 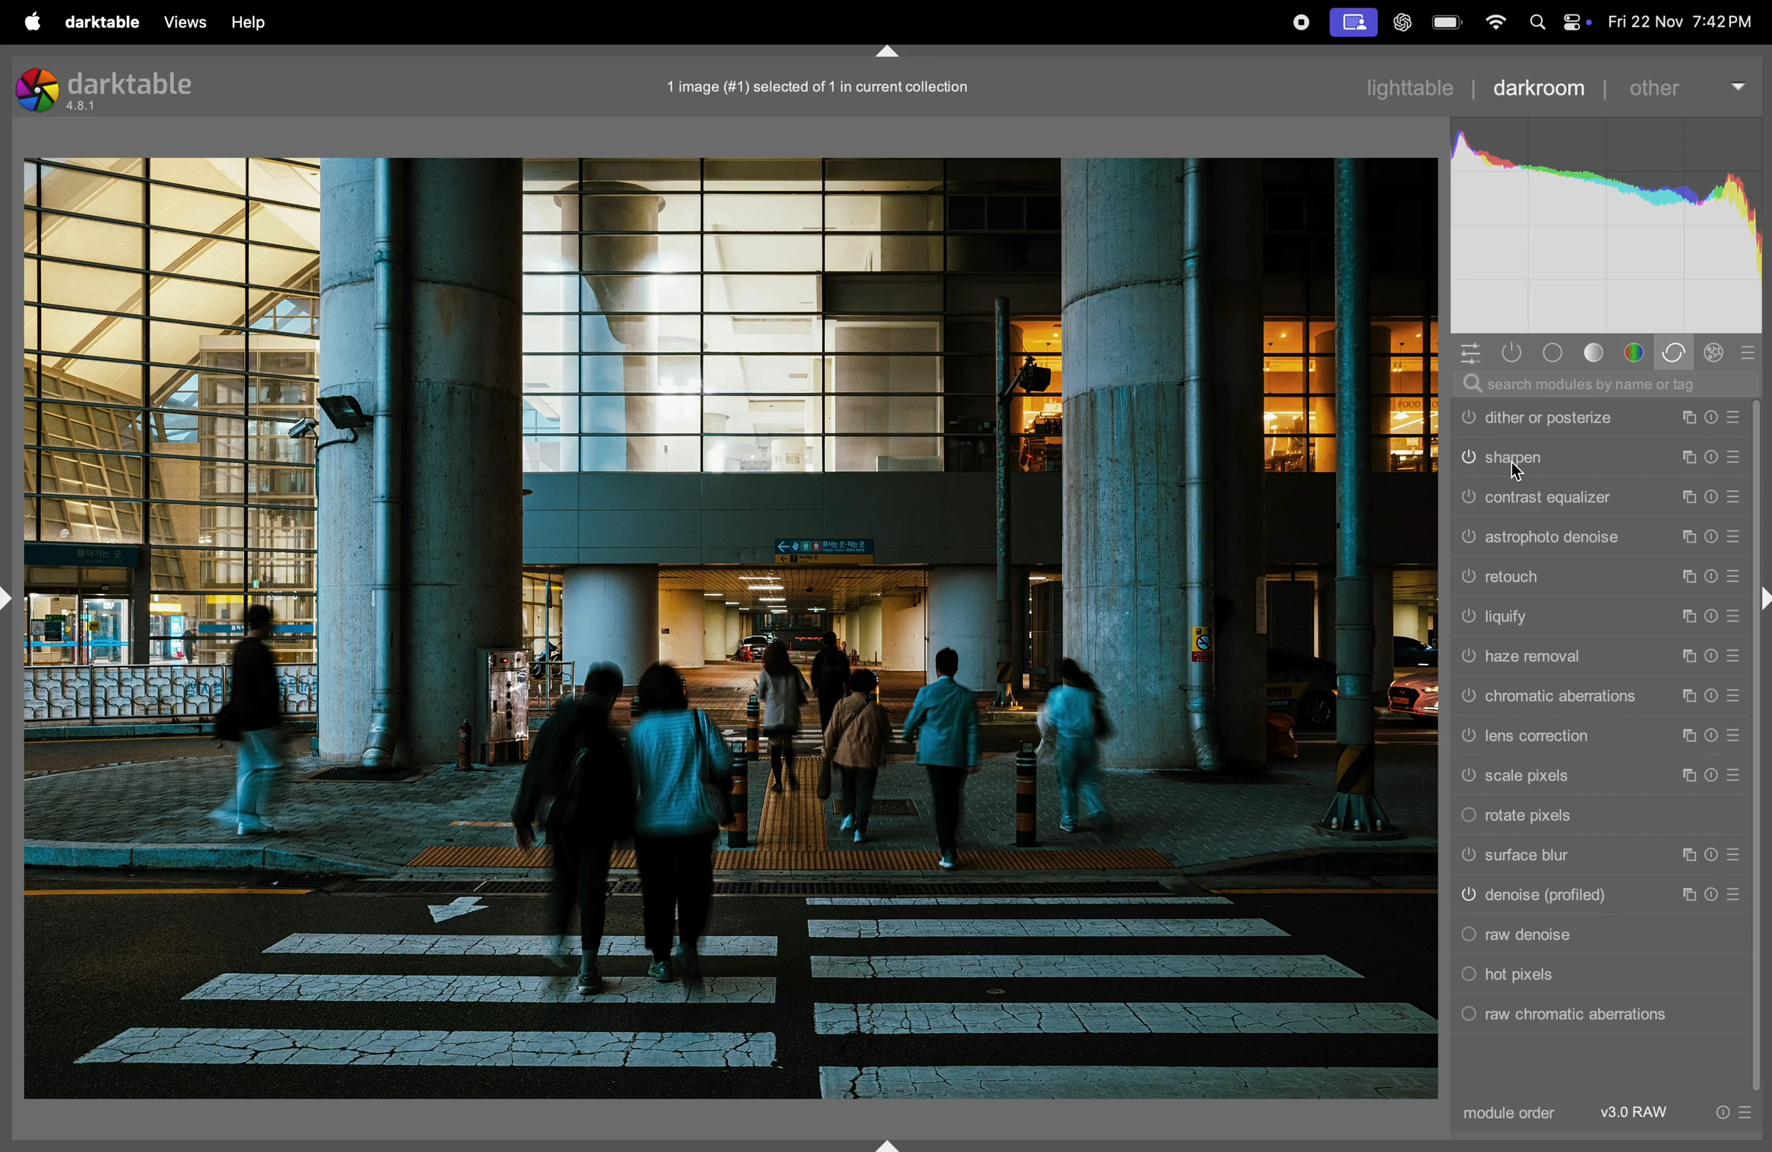 What do you see at coordinates (101, 22) in the screenshot?
I see `darktable` at bounding box center [101, 22].